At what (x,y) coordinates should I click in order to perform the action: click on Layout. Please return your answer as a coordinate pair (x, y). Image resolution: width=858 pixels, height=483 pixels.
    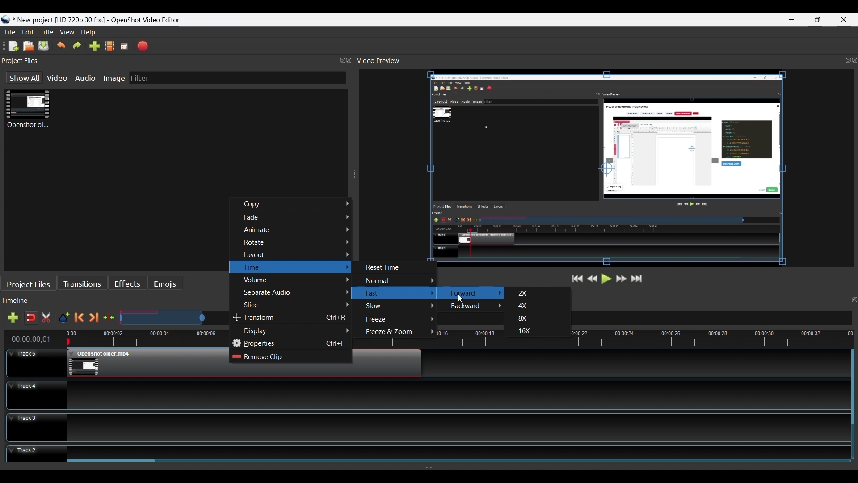
    Looking at the image, I should click on (295, 255).